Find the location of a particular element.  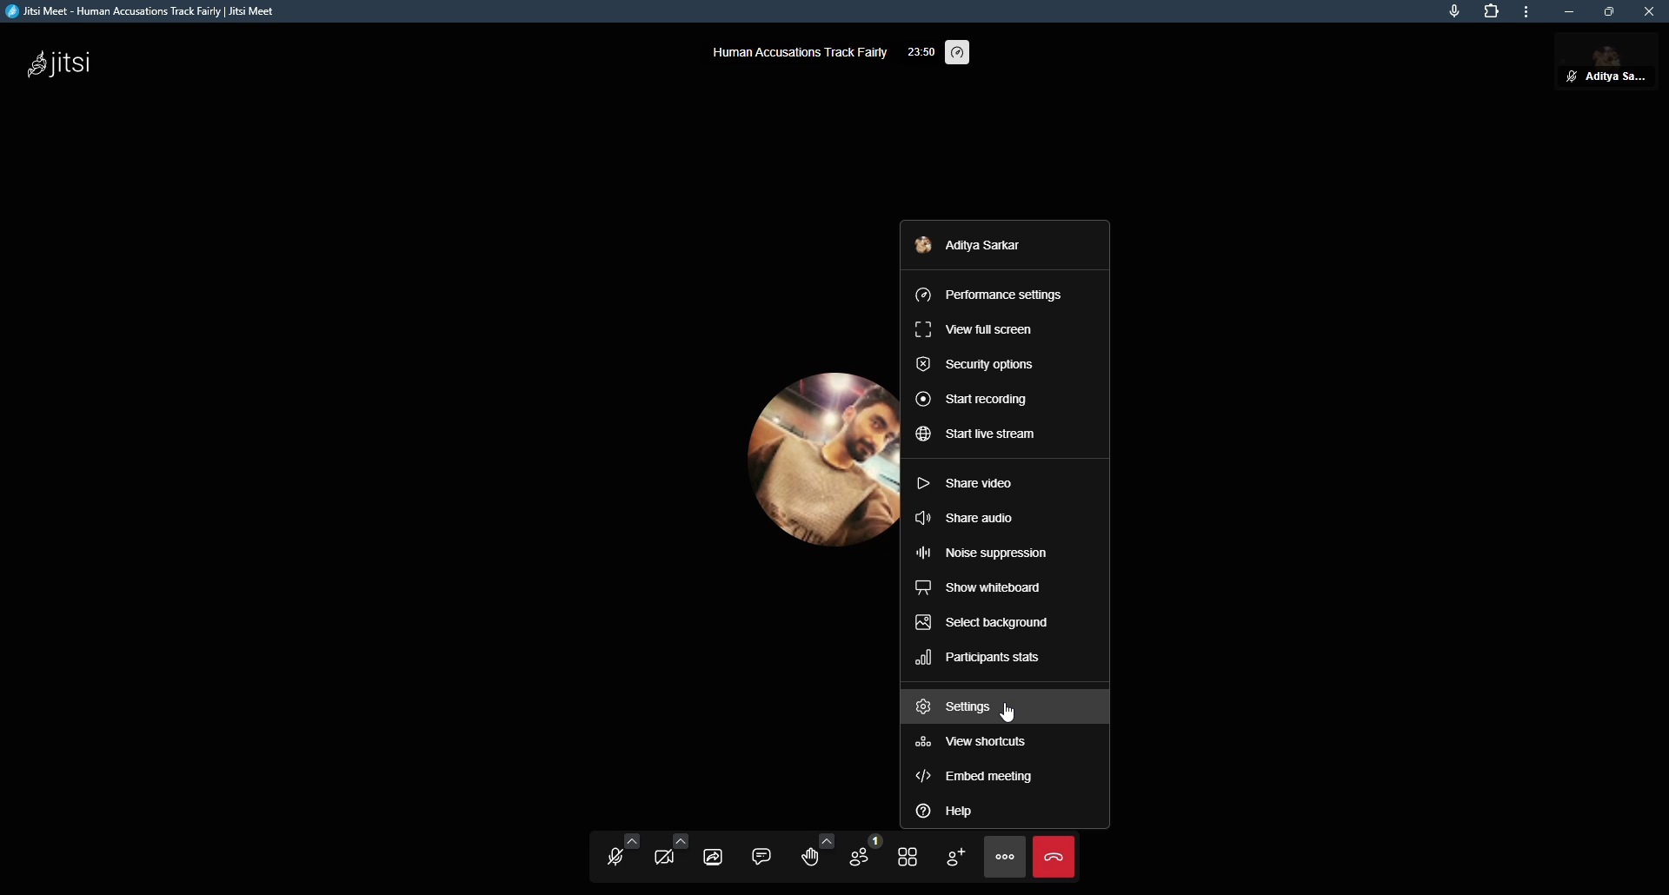

profile is located at coordinates (966, 242).